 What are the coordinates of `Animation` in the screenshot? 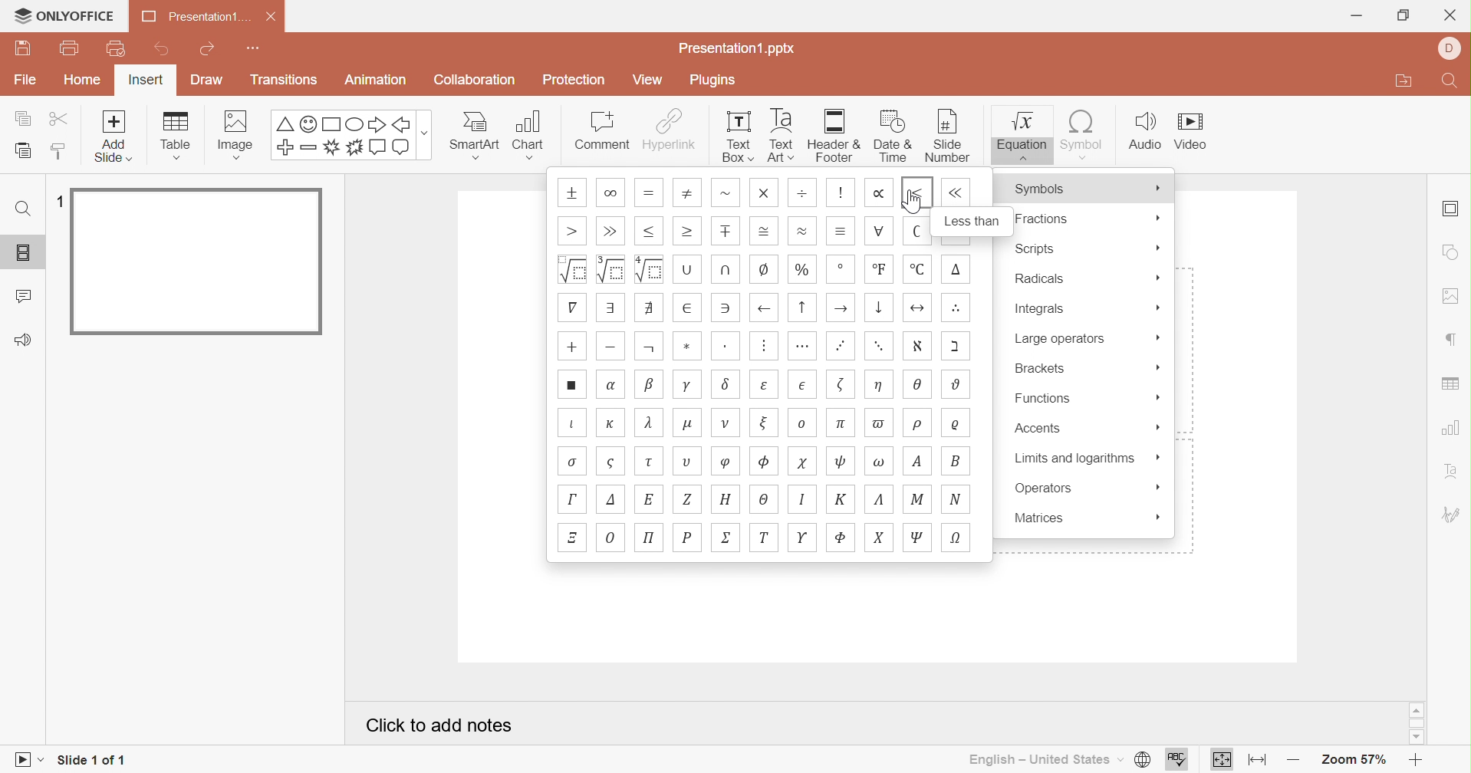 It's located at (380, 83).